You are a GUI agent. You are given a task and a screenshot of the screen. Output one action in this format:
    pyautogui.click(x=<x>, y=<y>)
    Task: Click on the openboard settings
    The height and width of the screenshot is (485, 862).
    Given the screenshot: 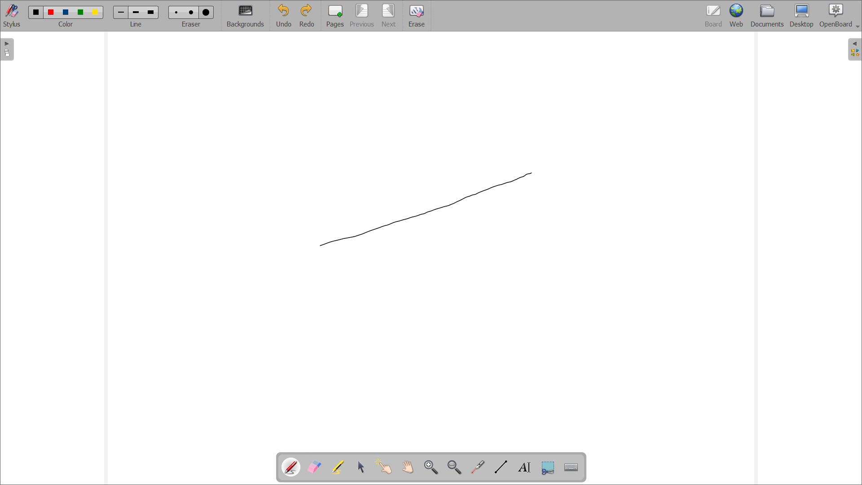 What is the action you would take?
    pyautogui.click(x=839, y=16)
    